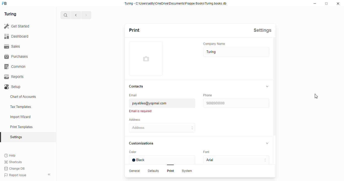 The width and height of the screenshot is (344, 181). I want to click on go back, so click(76, 15).